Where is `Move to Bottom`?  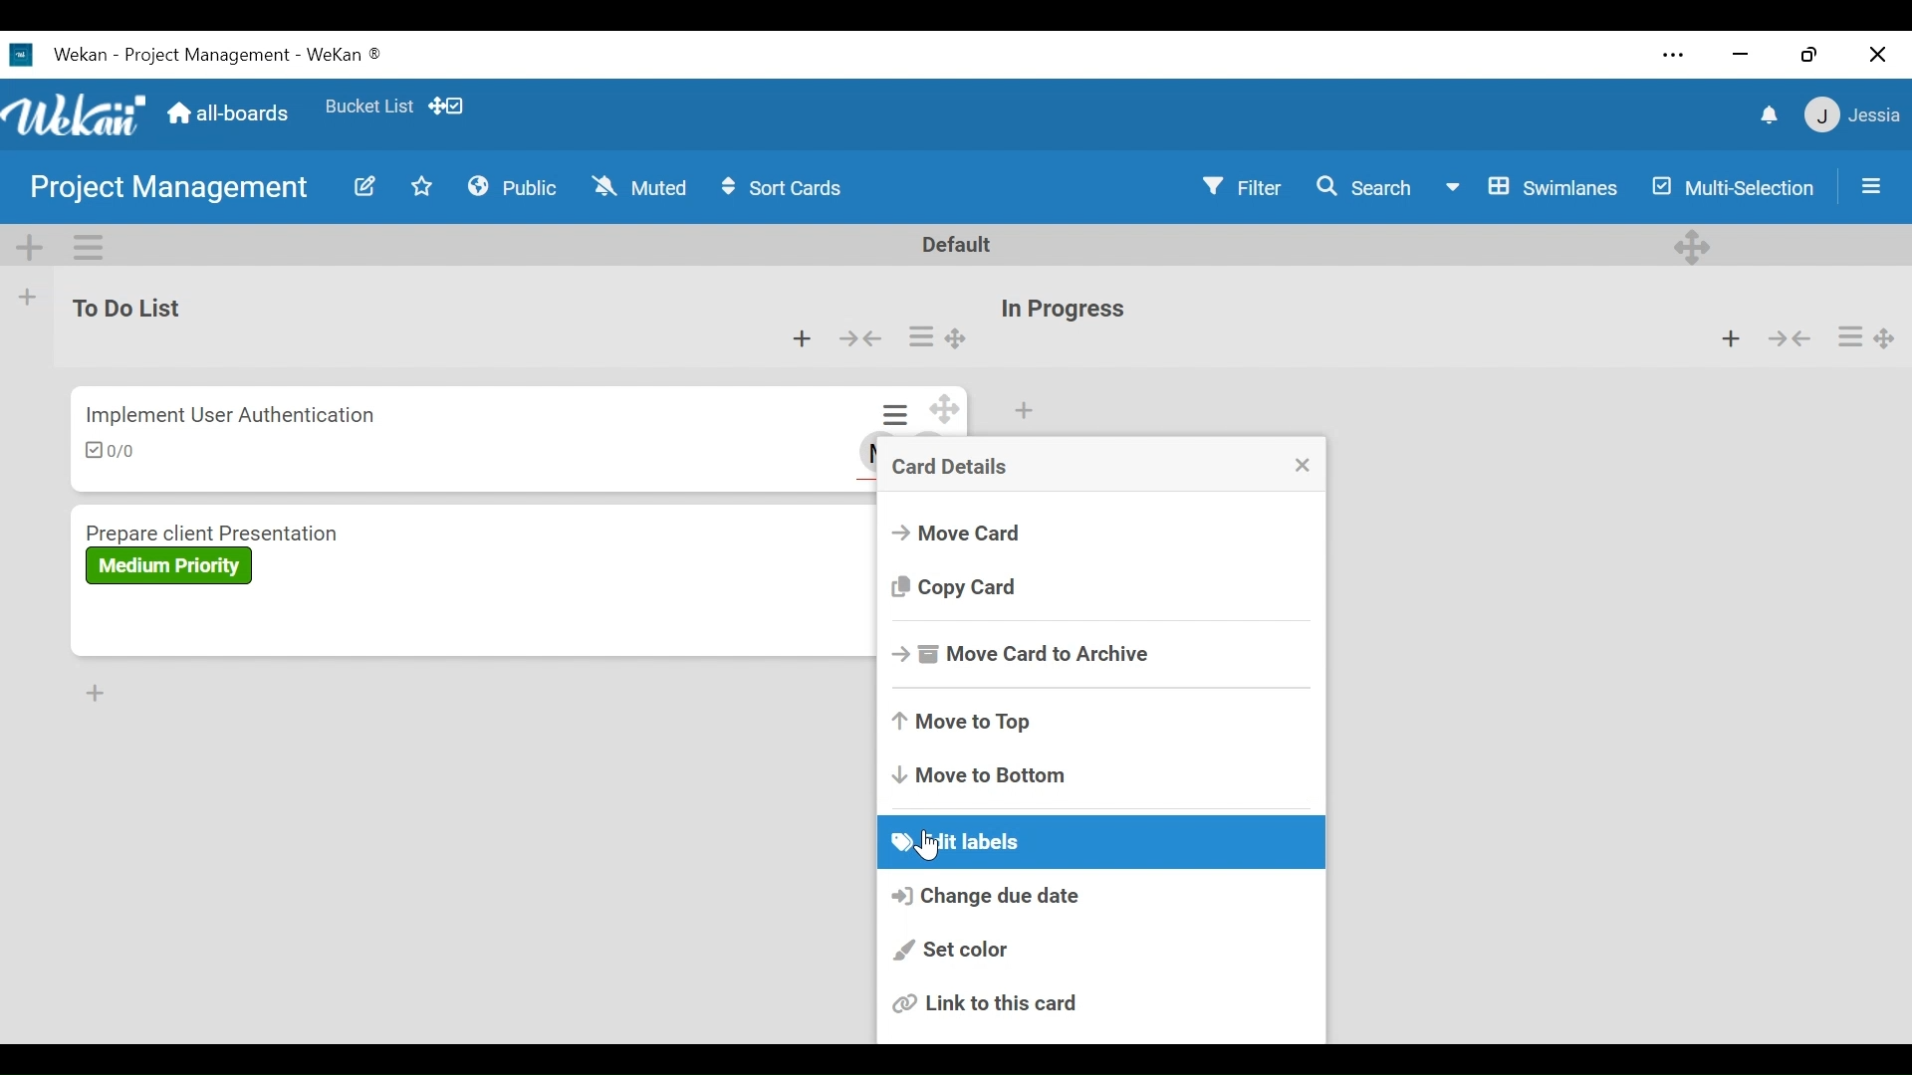 Move to Bottom is located at coordinates (976, 773).